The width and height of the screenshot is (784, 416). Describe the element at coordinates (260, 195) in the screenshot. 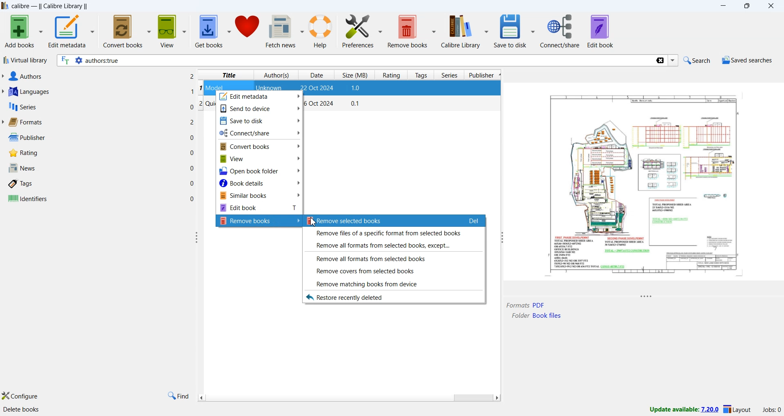

I see `Similar books` at that location.